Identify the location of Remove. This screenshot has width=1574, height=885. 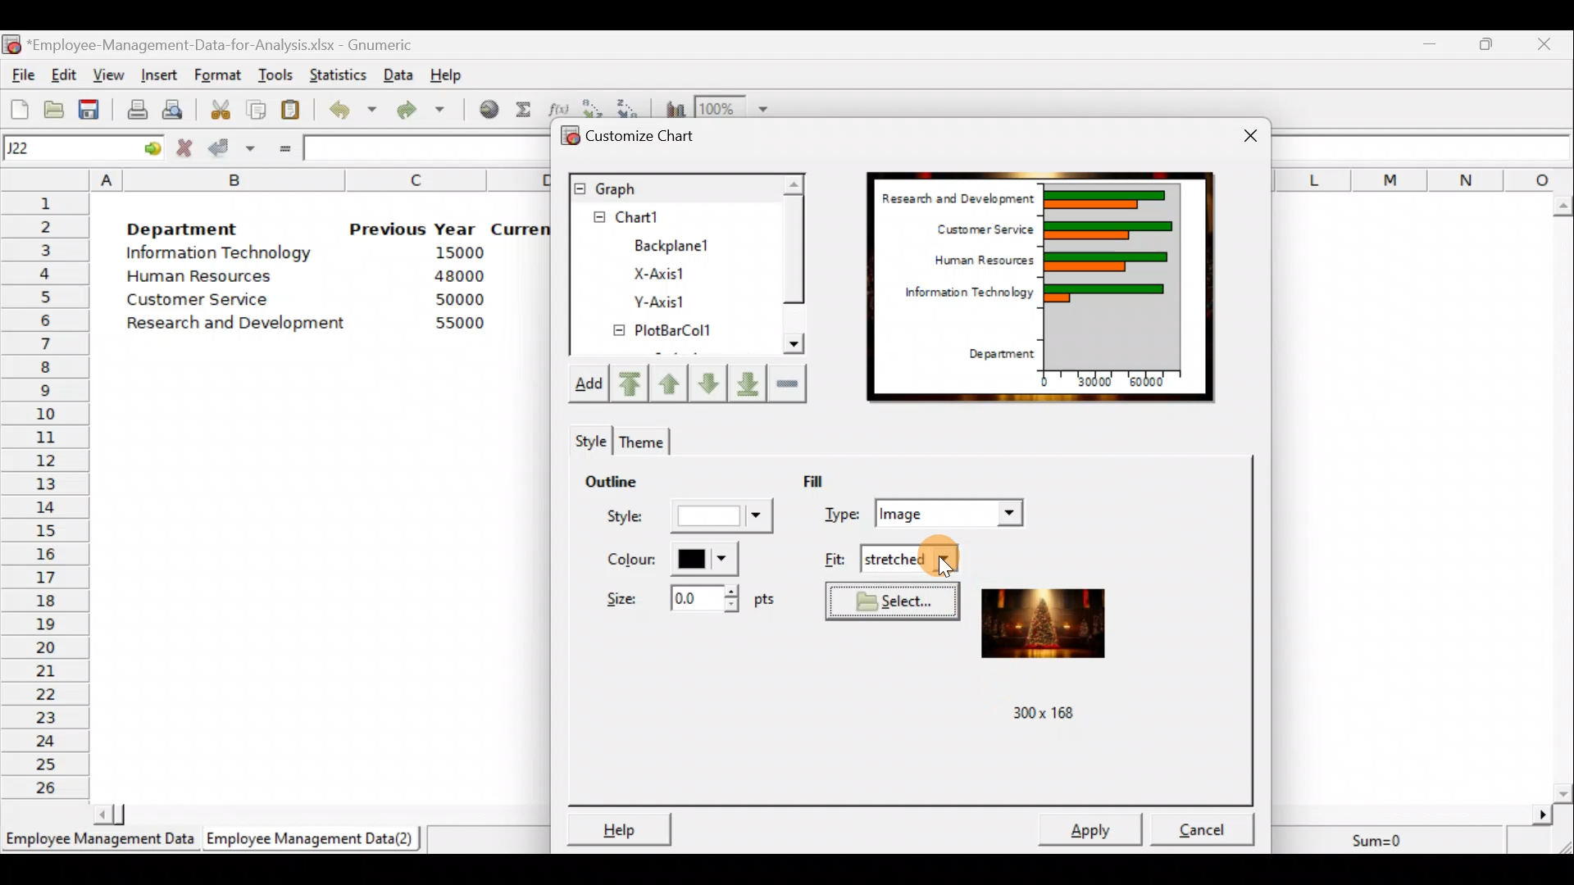
(789, 384).